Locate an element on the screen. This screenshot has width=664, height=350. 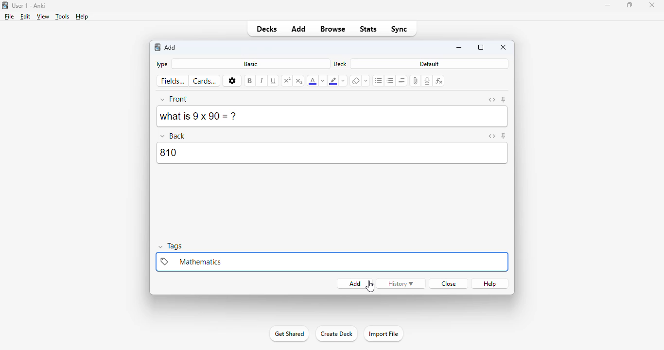
equations is located at coordinates (440, 81).